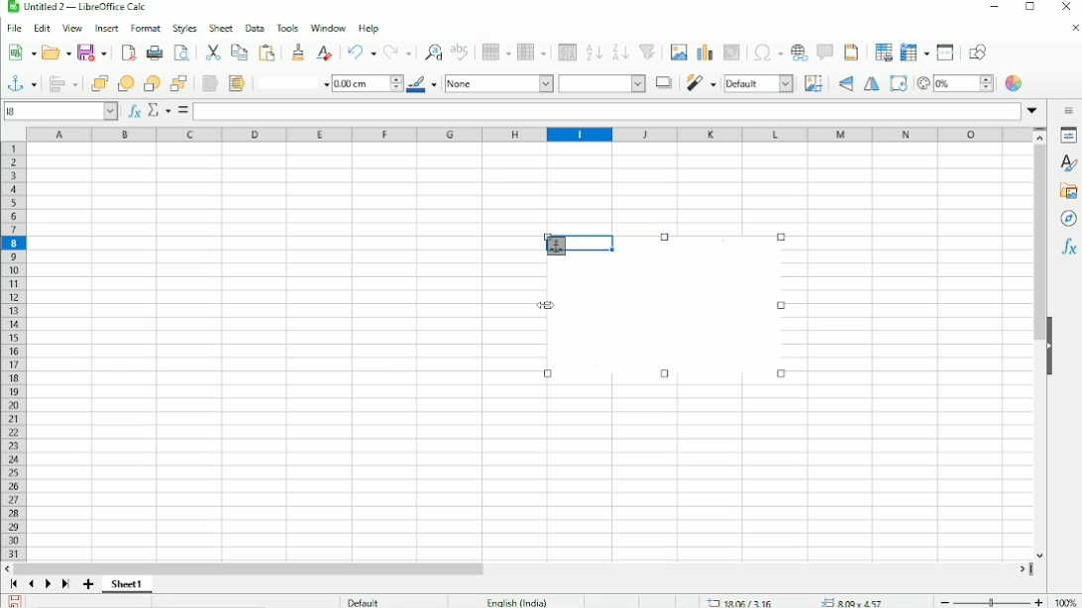  I want to click on Default, so click(363, 600).